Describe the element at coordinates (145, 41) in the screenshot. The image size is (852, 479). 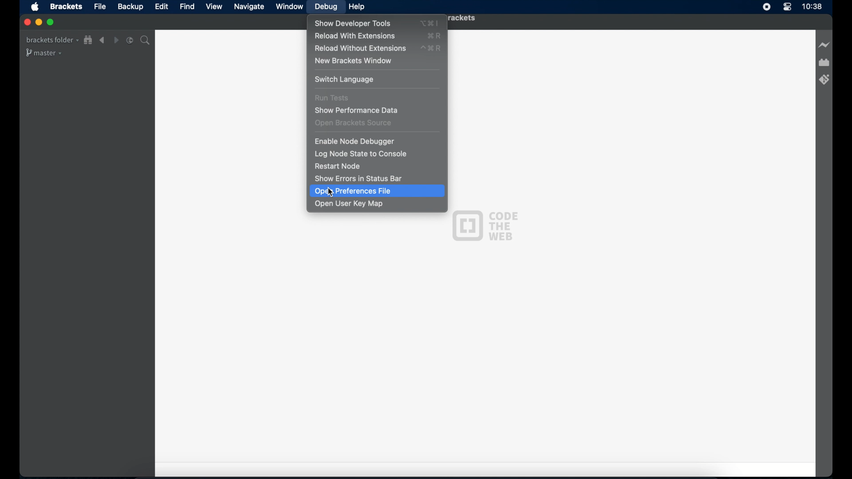
I see `search bar` at that location.